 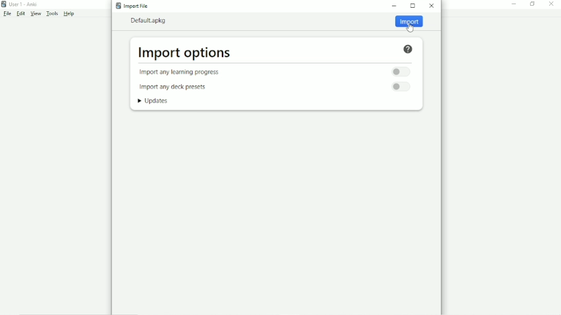 What do you see at coordinates (155, 101) in the screenshot?
I see `Updates` at bounding box center [155, 101].